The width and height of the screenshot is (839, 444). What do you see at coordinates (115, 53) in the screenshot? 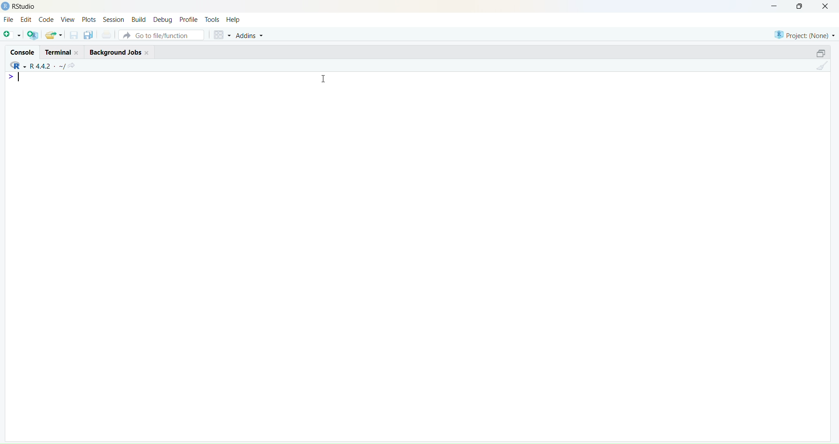
I see `Background jobs` at bounding box center [115, 53].